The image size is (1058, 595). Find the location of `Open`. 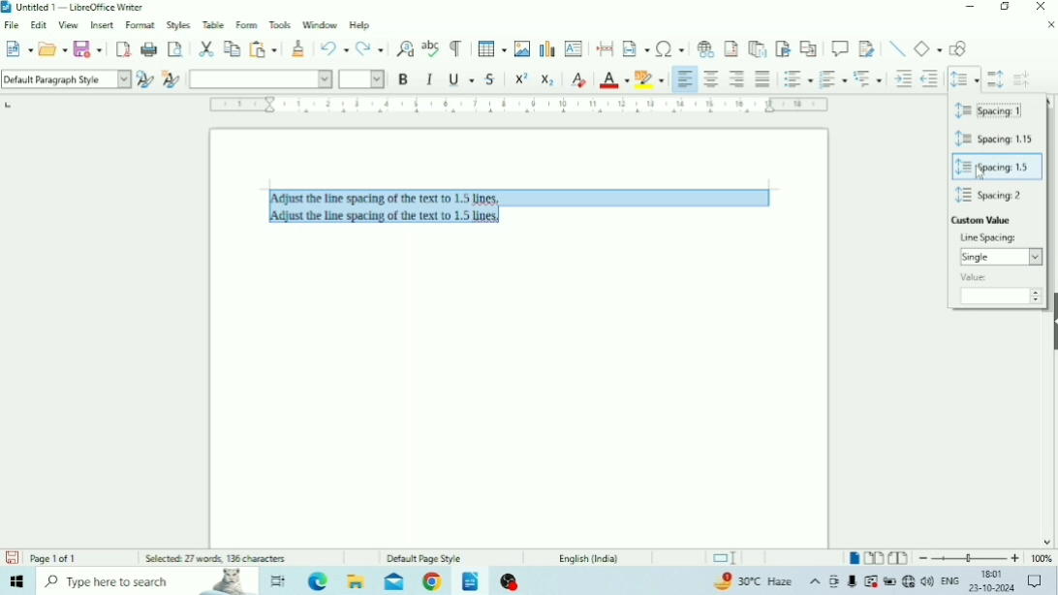

Open is located at coordinates (53, 48).